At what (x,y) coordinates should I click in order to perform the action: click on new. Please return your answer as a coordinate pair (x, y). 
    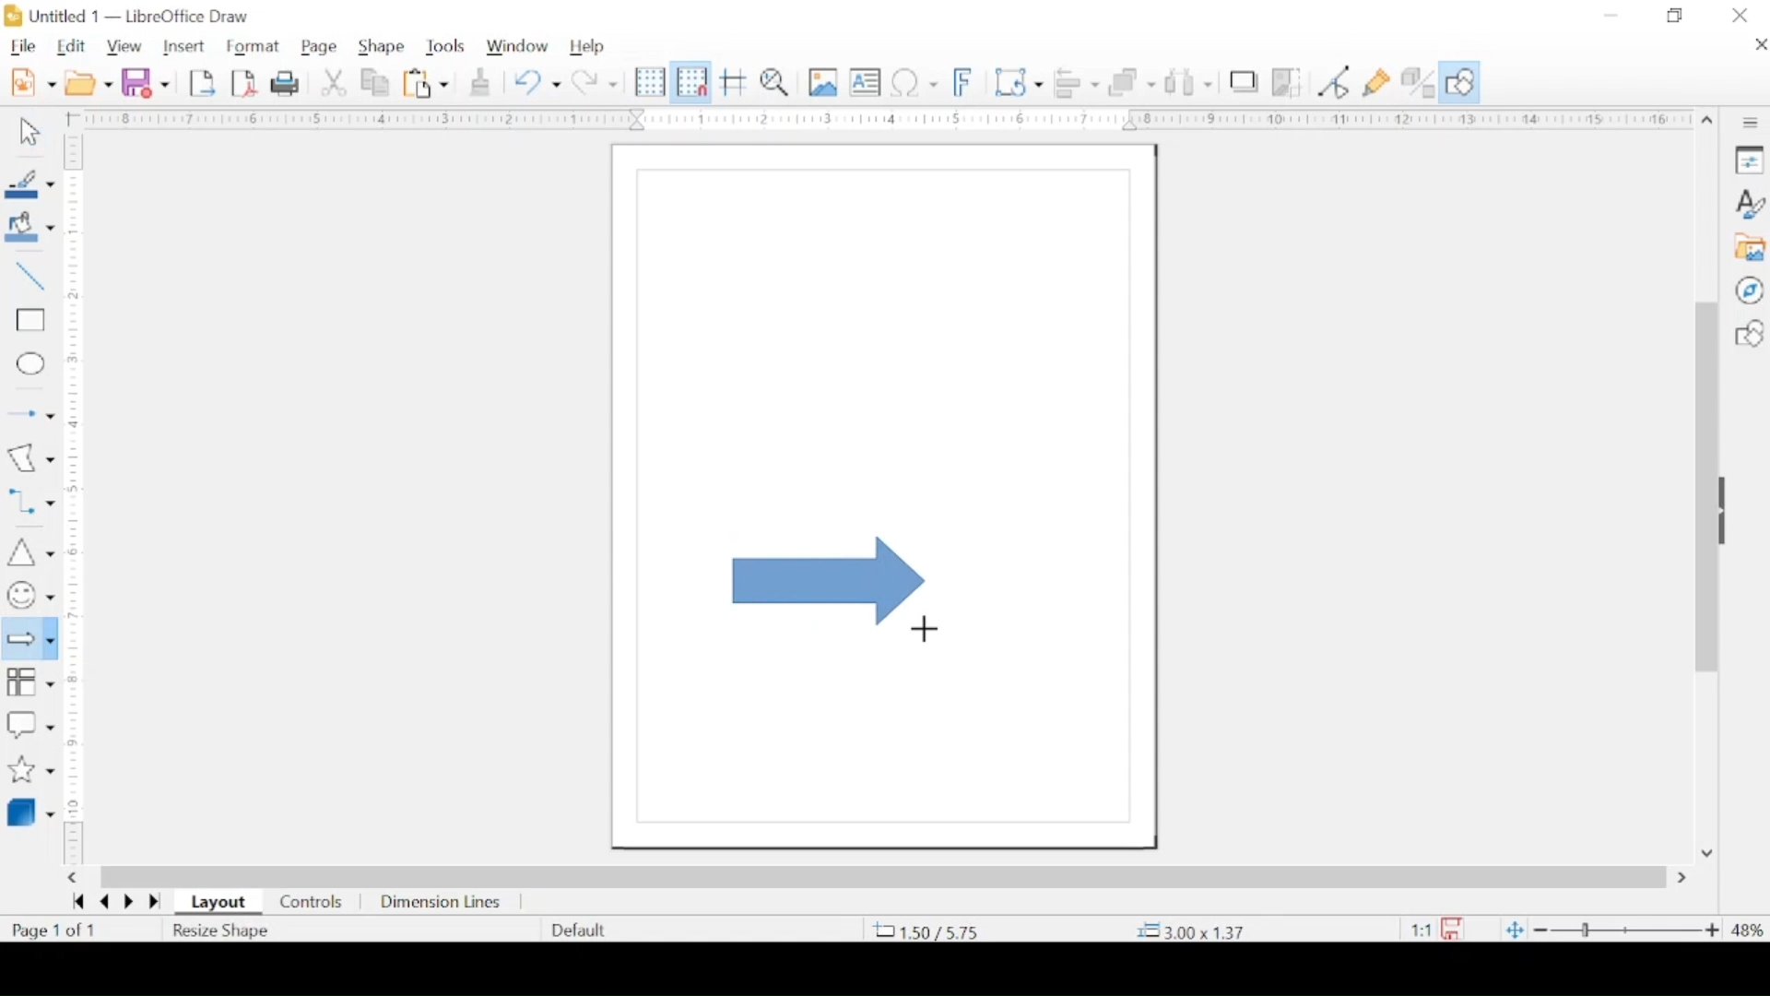
    Looking at the image, I should click on (33, 82).